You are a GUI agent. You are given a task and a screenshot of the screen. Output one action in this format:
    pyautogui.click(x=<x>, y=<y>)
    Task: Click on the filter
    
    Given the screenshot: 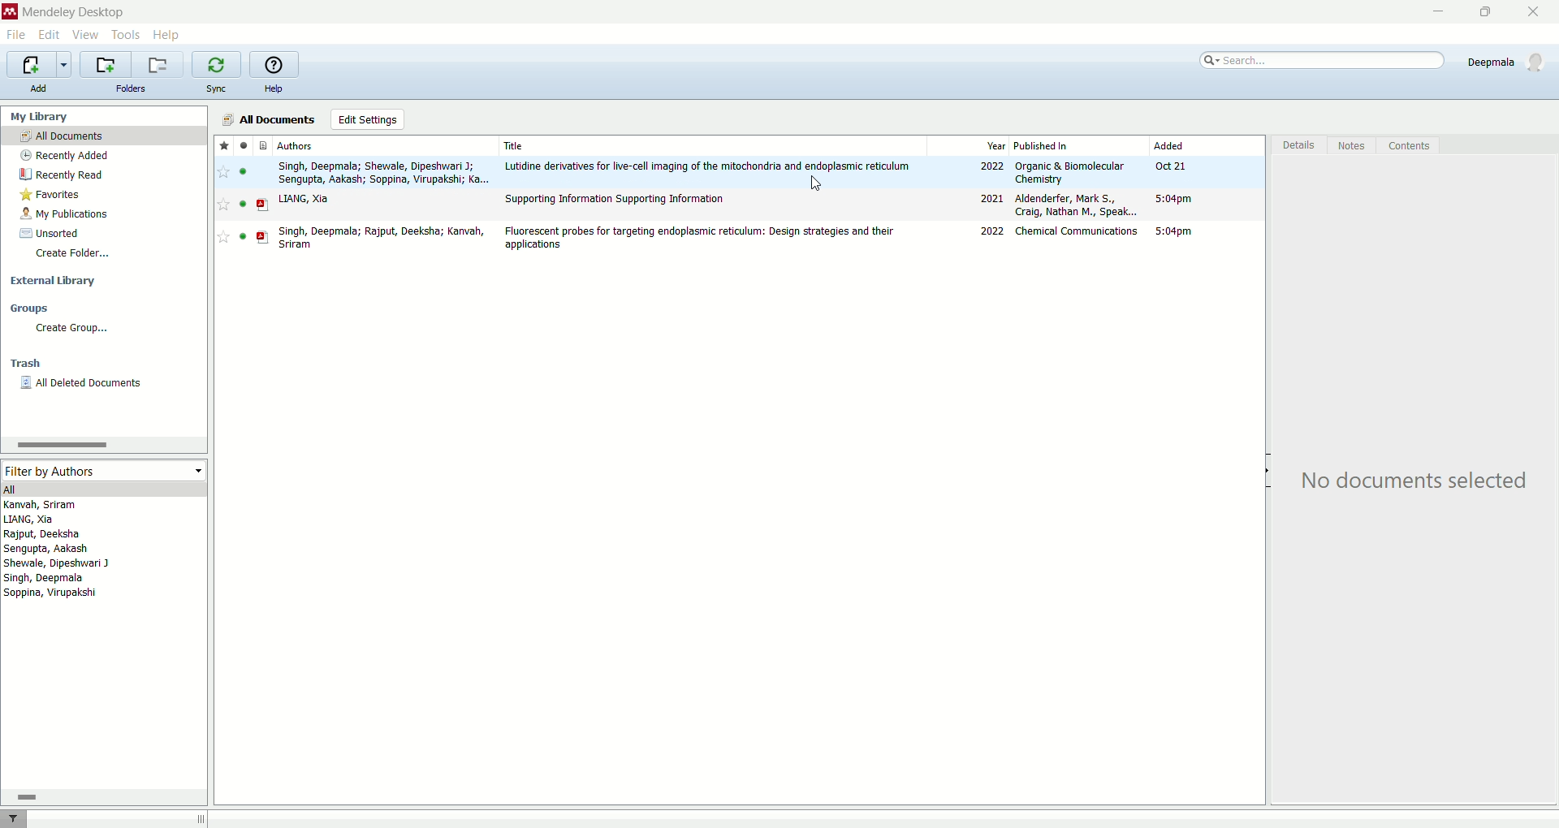 What is the action you would take?
    pyautogui.click(x=13, y=818)
    